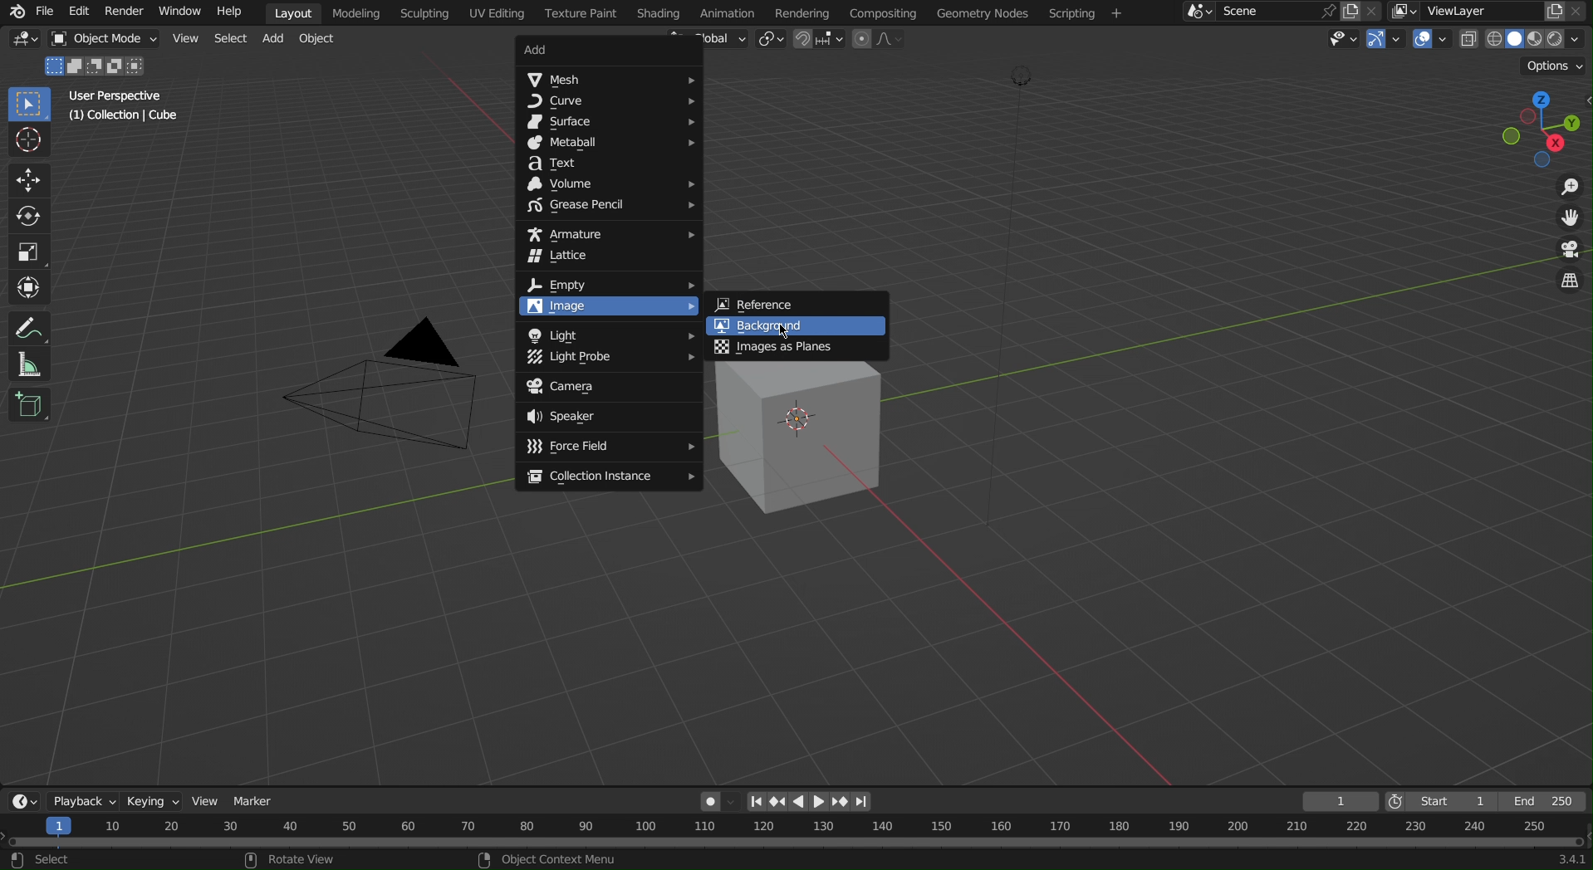 Image resolution: width=1593 pixels, height=870 pixels. I want to click on Show Gizmo, so click(1385, 41).